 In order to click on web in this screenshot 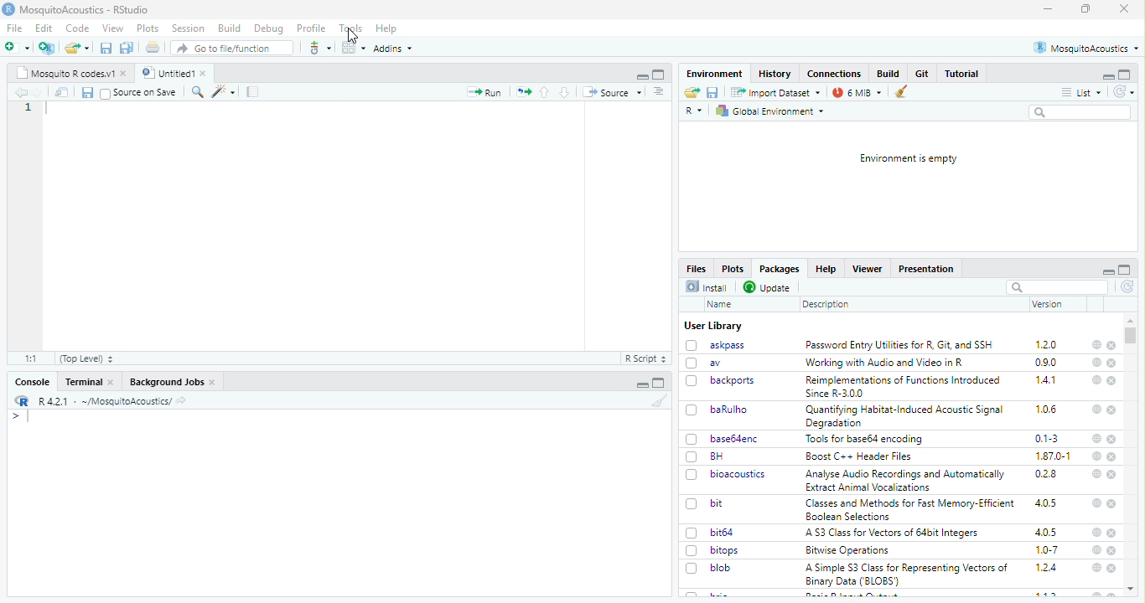, I will do `click(1097, 533)`.